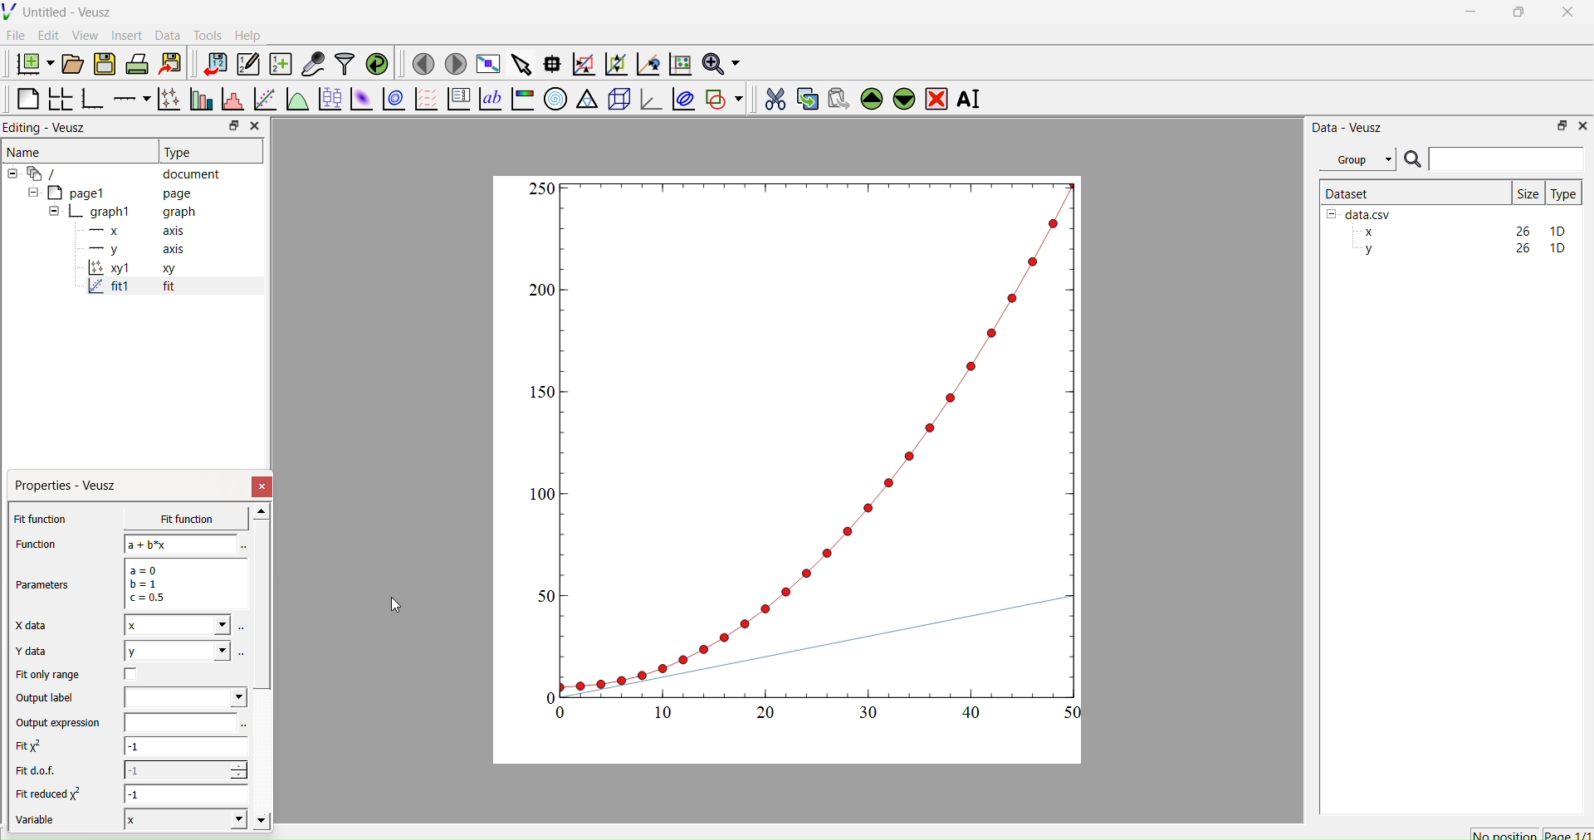 The image size is (1594, 840). What do you see at coordinates (423, 64) in the screenshot?
I see `Previous page` at bounding box center [423, 64].